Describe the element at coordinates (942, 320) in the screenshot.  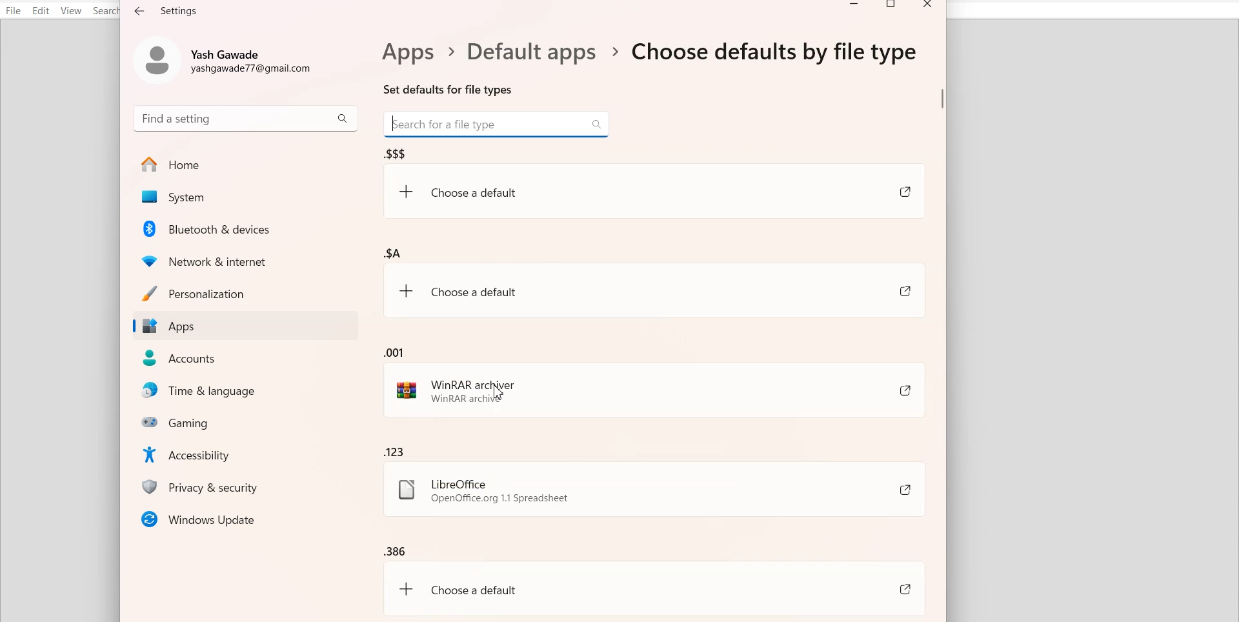
I see `Vertical scroll bar` at that location.